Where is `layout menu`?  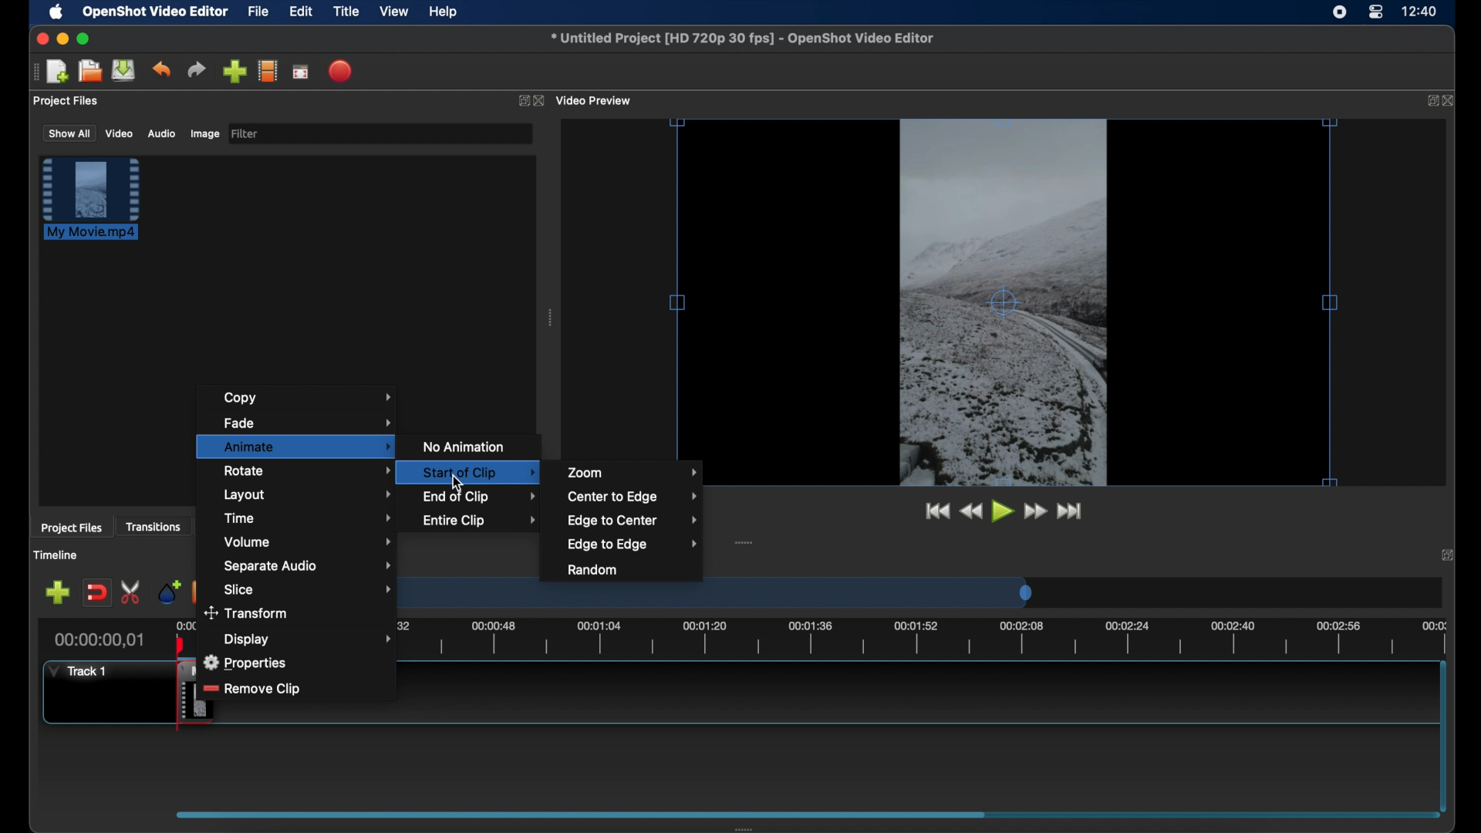
layout menu is located at coordinates (308, 495).